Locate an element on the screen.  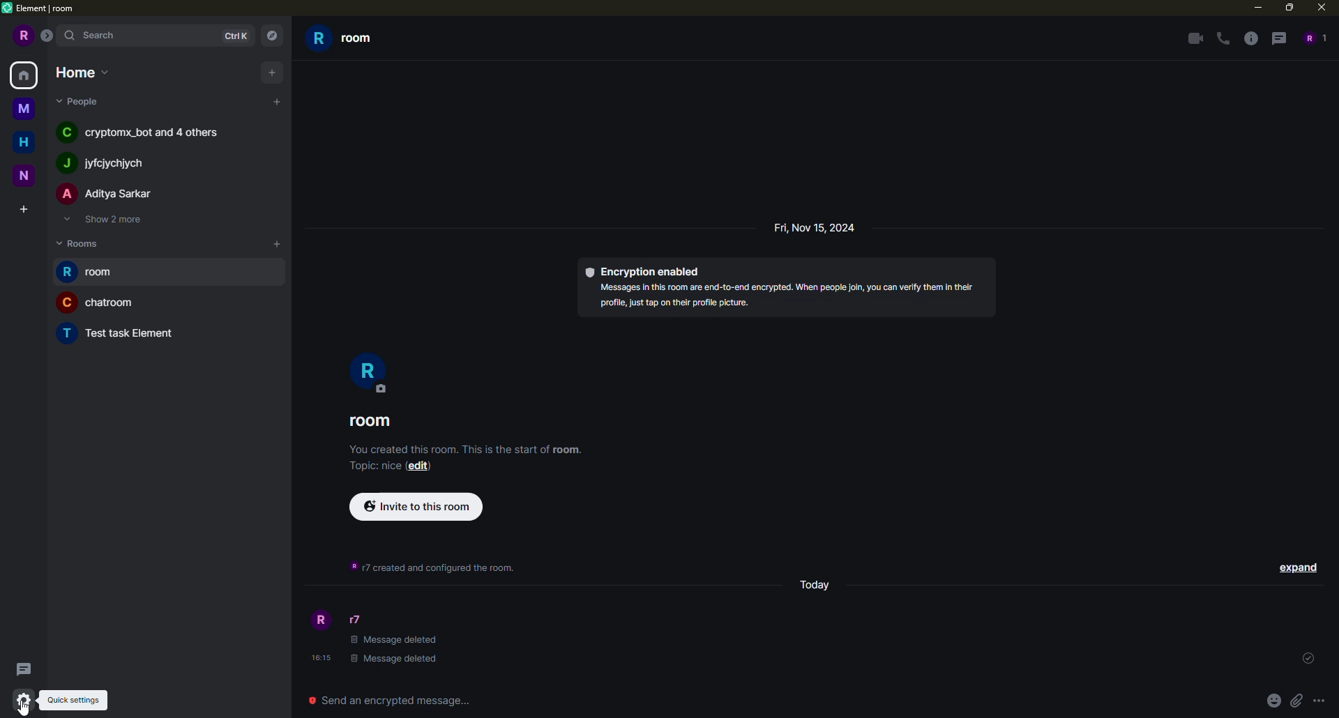
quick settings is located at coordinates (73, 700).